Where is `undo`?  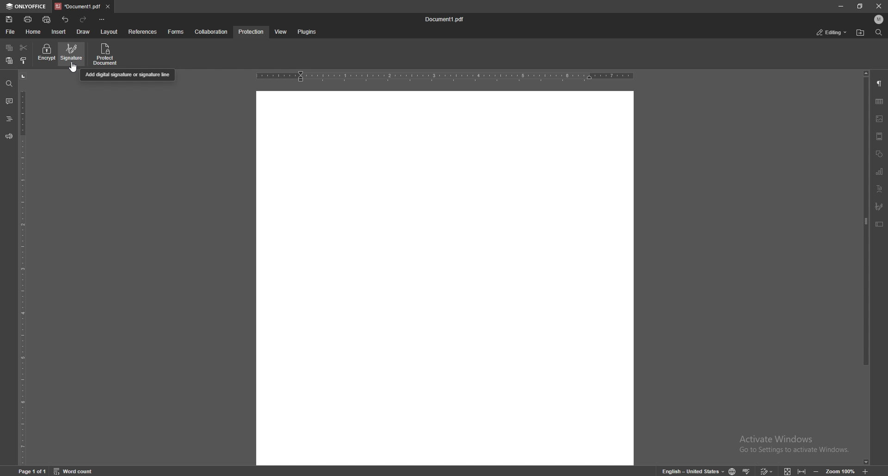 undo is located at coordinates (66, 19).